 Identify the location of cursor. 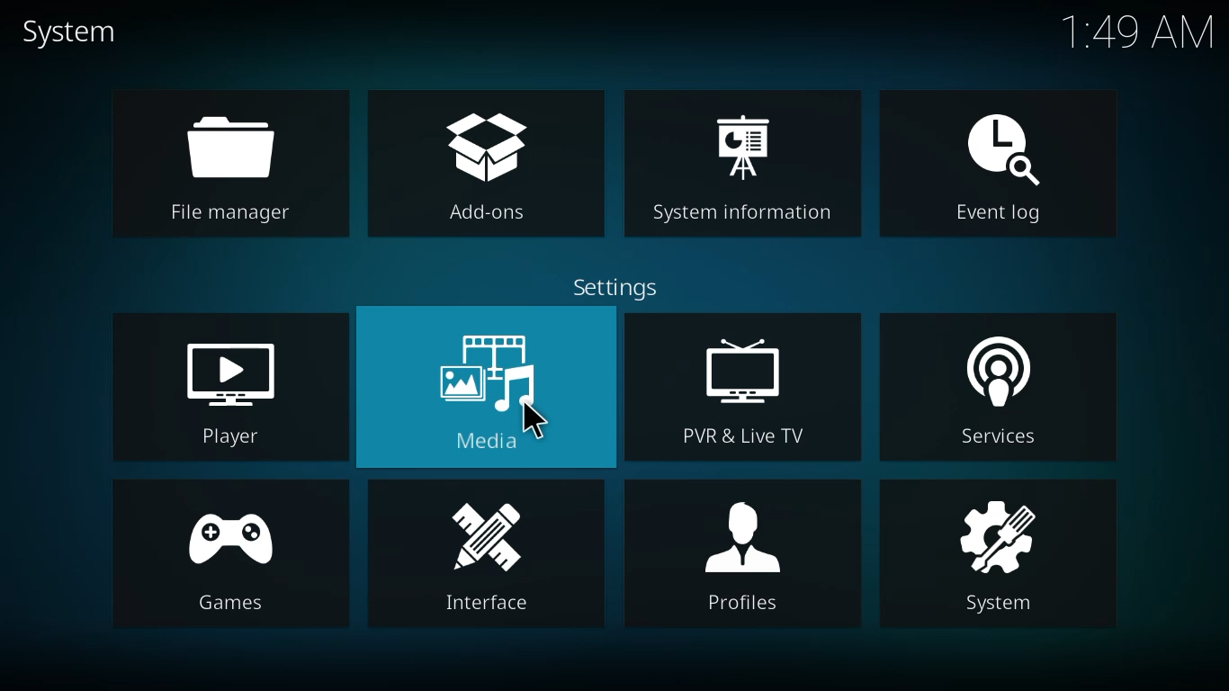
(535, 425).